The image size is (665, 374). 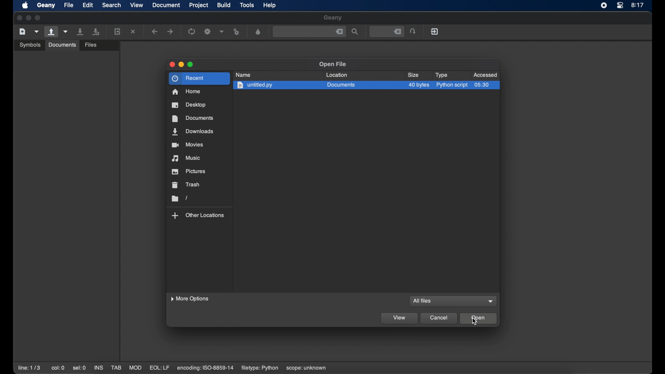 I want to click on files, so click(x=91, y=45).